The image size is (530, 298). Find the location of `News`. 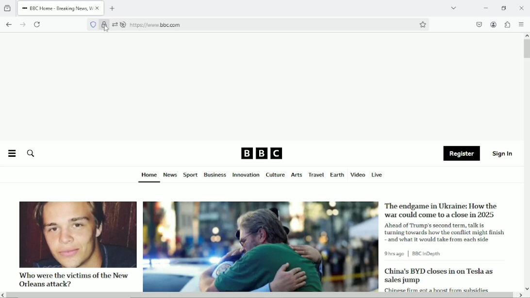

News is located at coordinates (170, 175).